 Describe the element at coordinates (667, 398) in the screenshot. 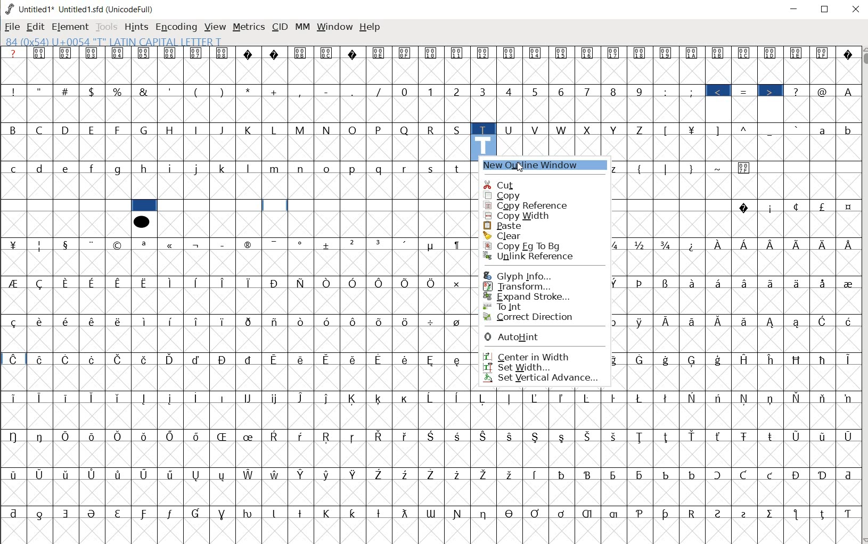

I see `Symbol` at that location.